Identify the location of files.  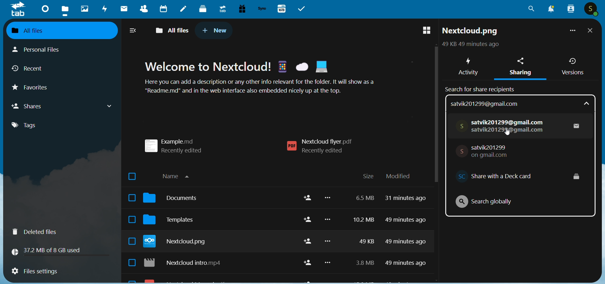
(66, 10).